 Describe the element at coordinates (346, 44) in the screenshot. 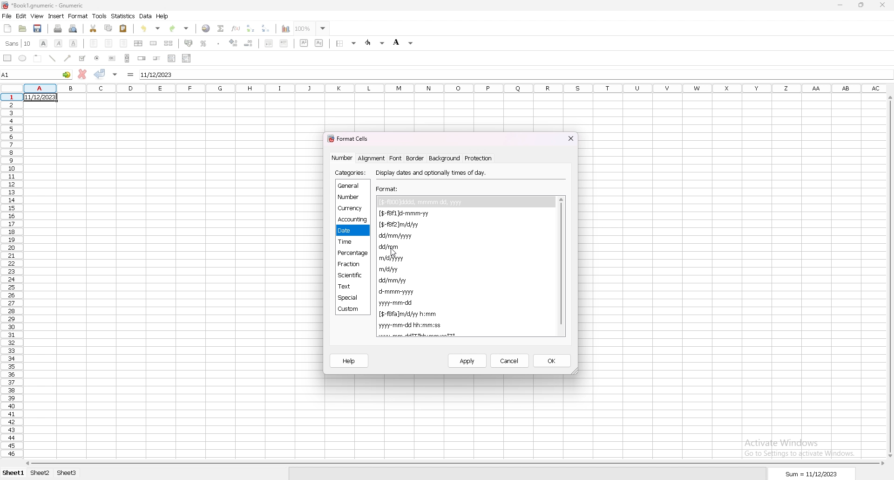

I see `border` at that location.